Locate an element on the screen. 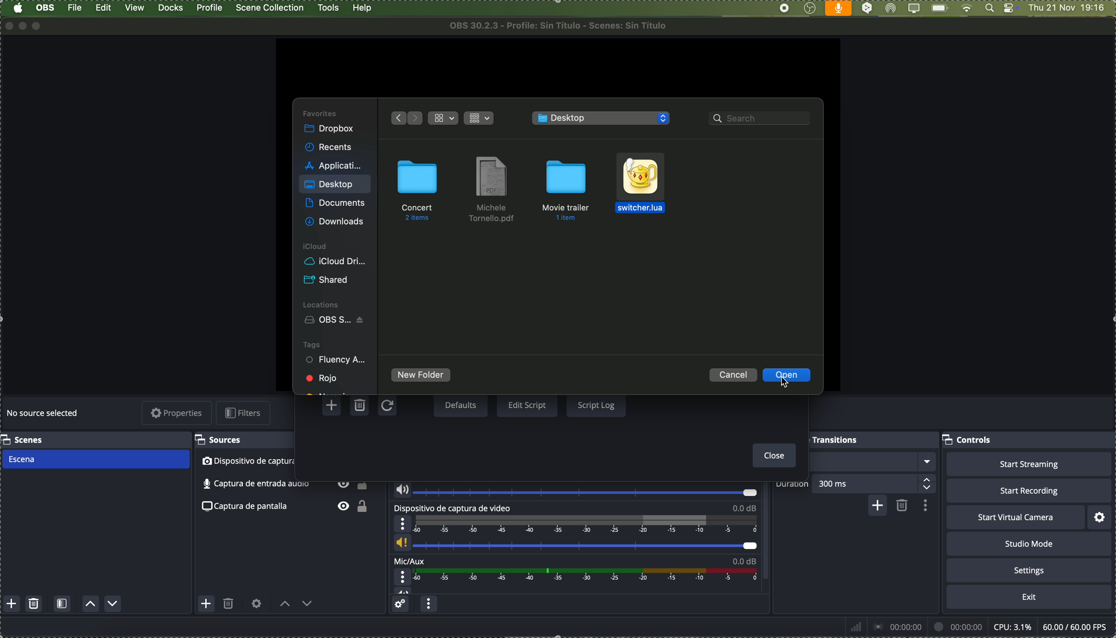 The width and height of the screenshot is (1116, 638). tags is located at coordinates (312, 344).